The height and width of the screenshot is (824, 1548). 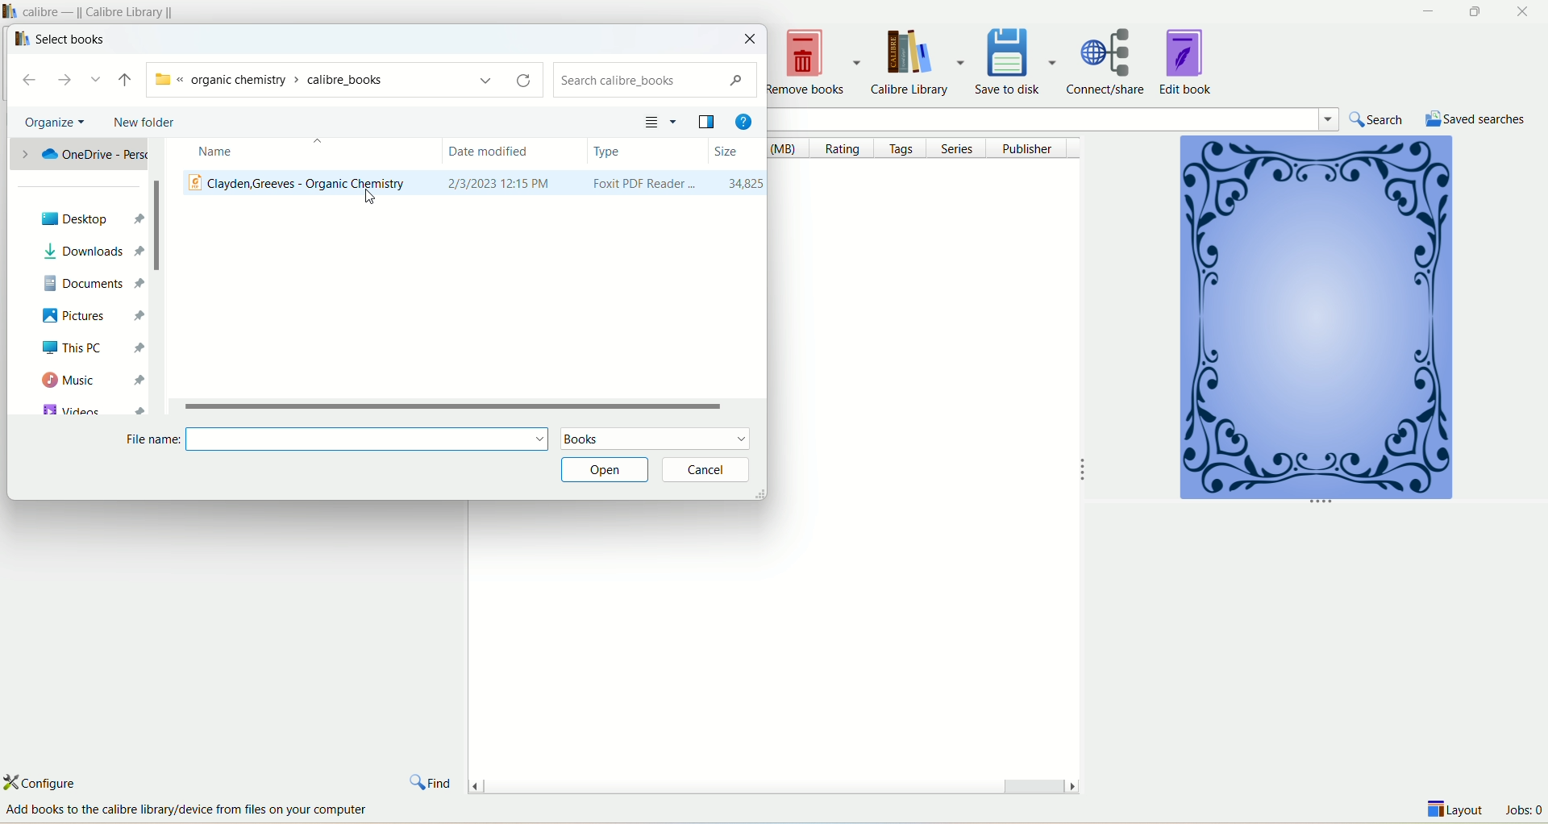 I want to click on onedrive-personal, so click(x=79, y=156).